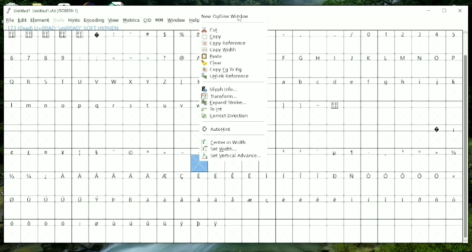 The image size is (472, 252). I want to click on Encoding, so click(98, 20).